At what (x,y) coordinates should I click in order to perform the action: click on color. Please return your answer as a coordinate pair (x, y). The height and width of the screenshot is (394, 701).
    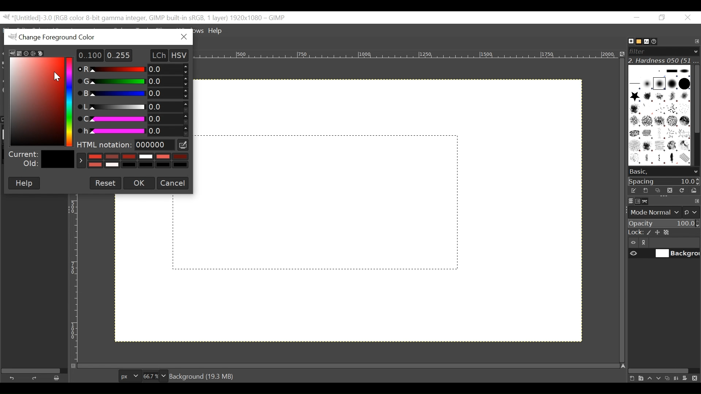
    Looking at the image, I should click on (37, 97).